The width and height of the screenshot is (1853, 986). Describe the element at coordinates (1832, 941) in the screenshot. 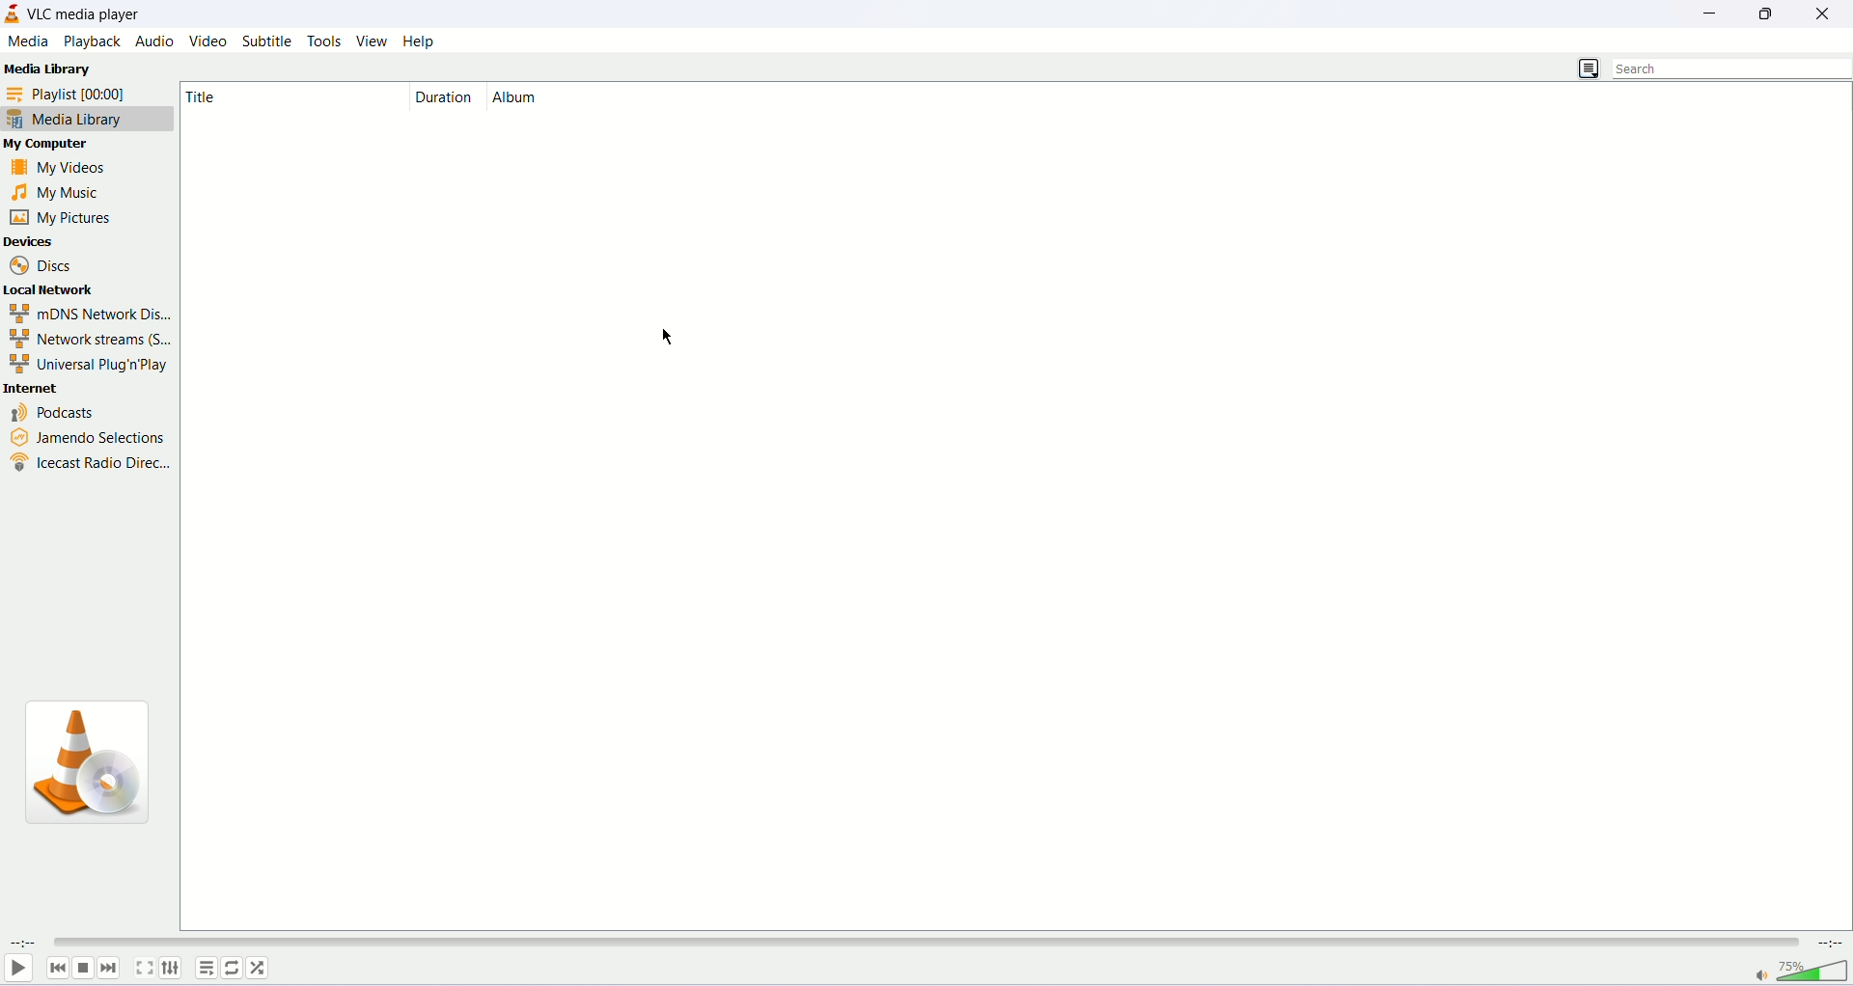

I see `total time` at that location.